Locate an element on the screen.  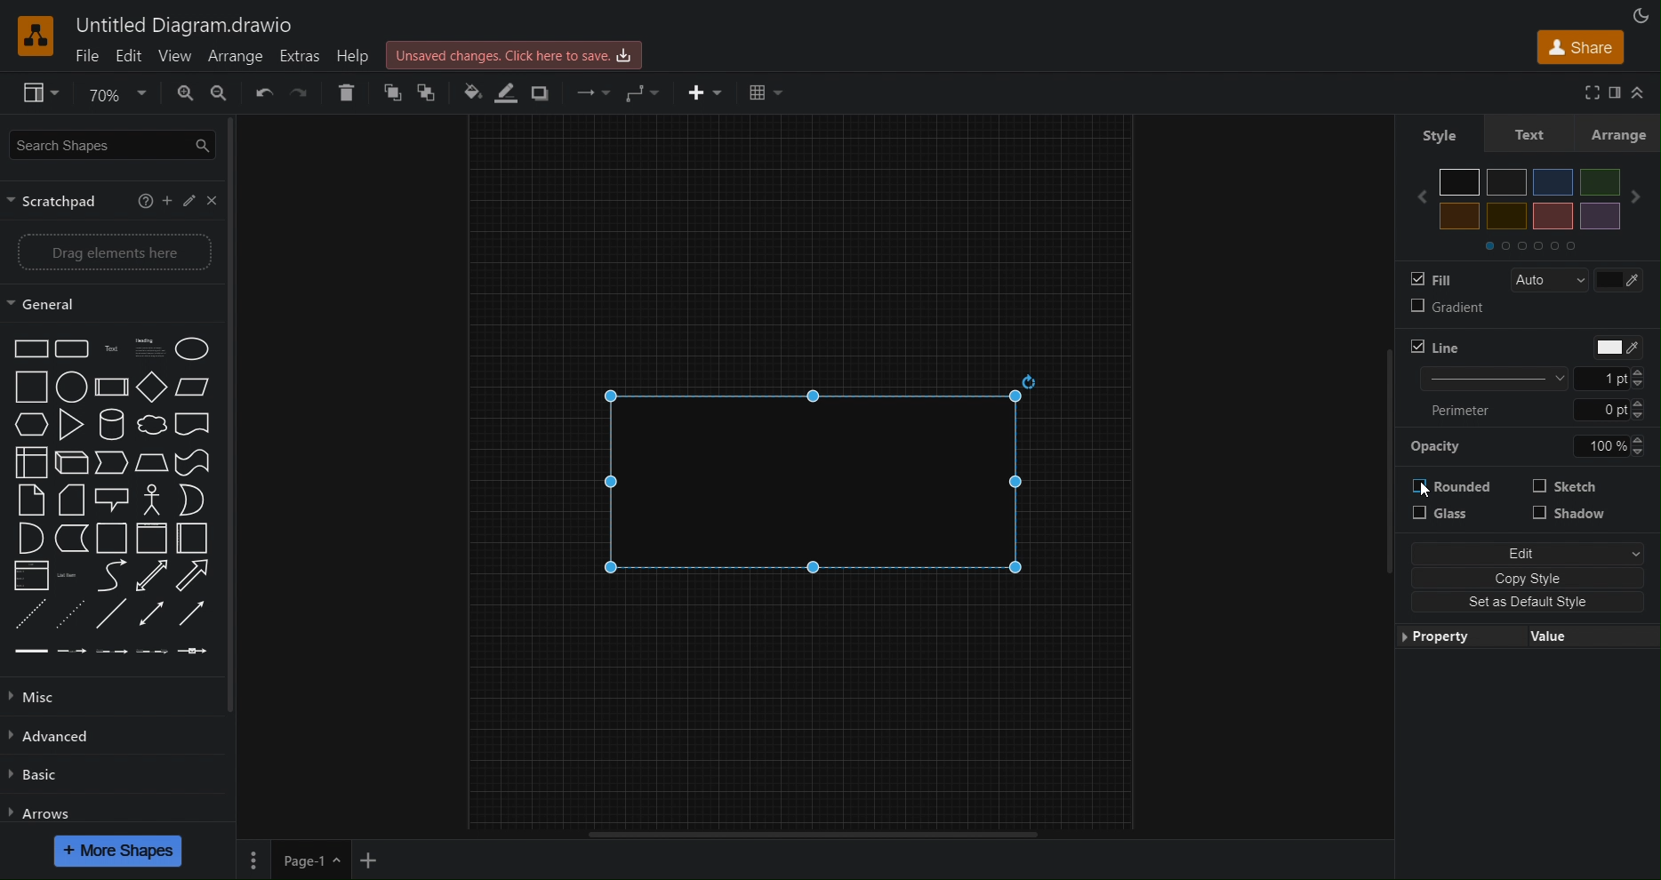
Property is located at coordinates (1456, 638).